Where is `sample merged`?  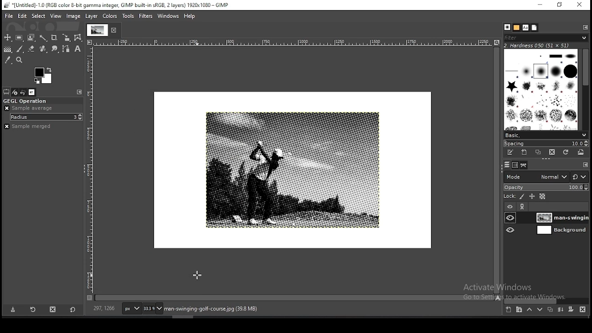
sample merged is located at coordinates (34, 127).